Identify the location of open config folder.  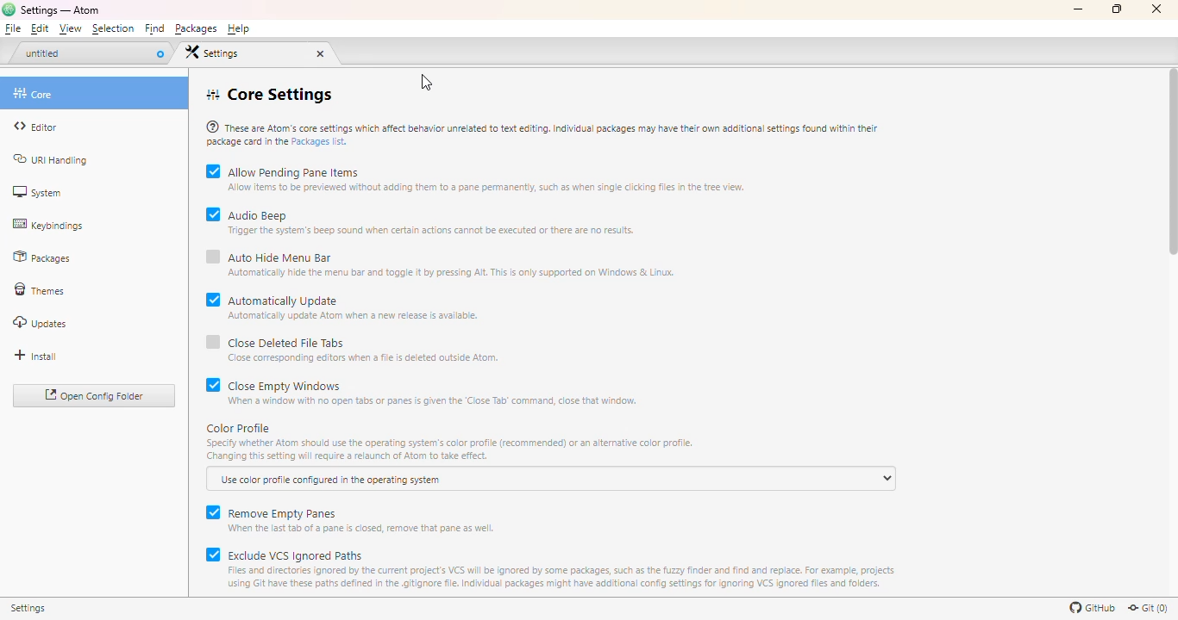
(96, 396).